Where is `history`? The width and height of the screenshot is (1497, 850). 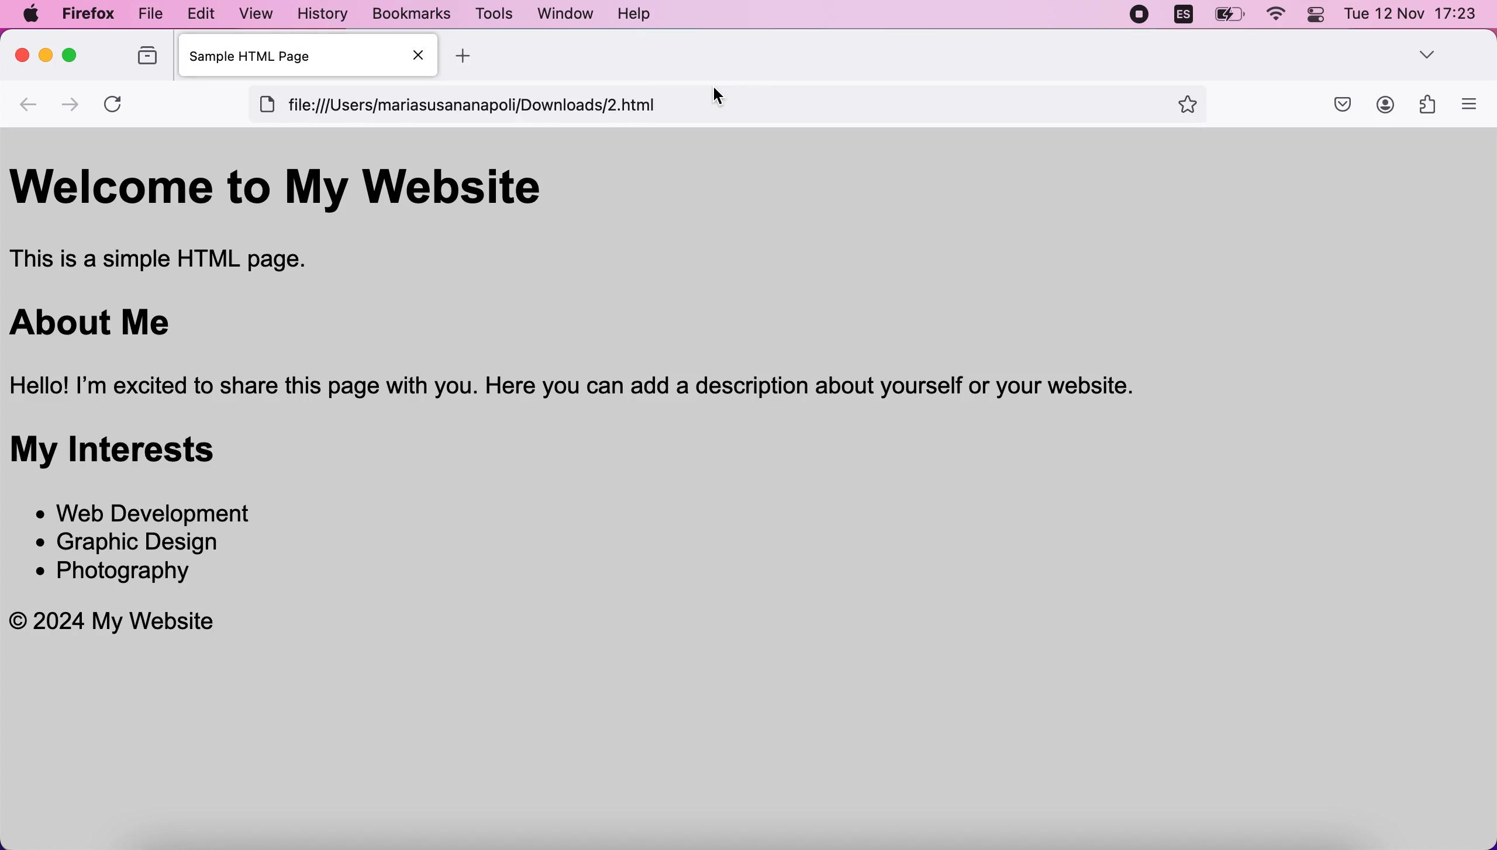 history is located at coordinates (321, 15).